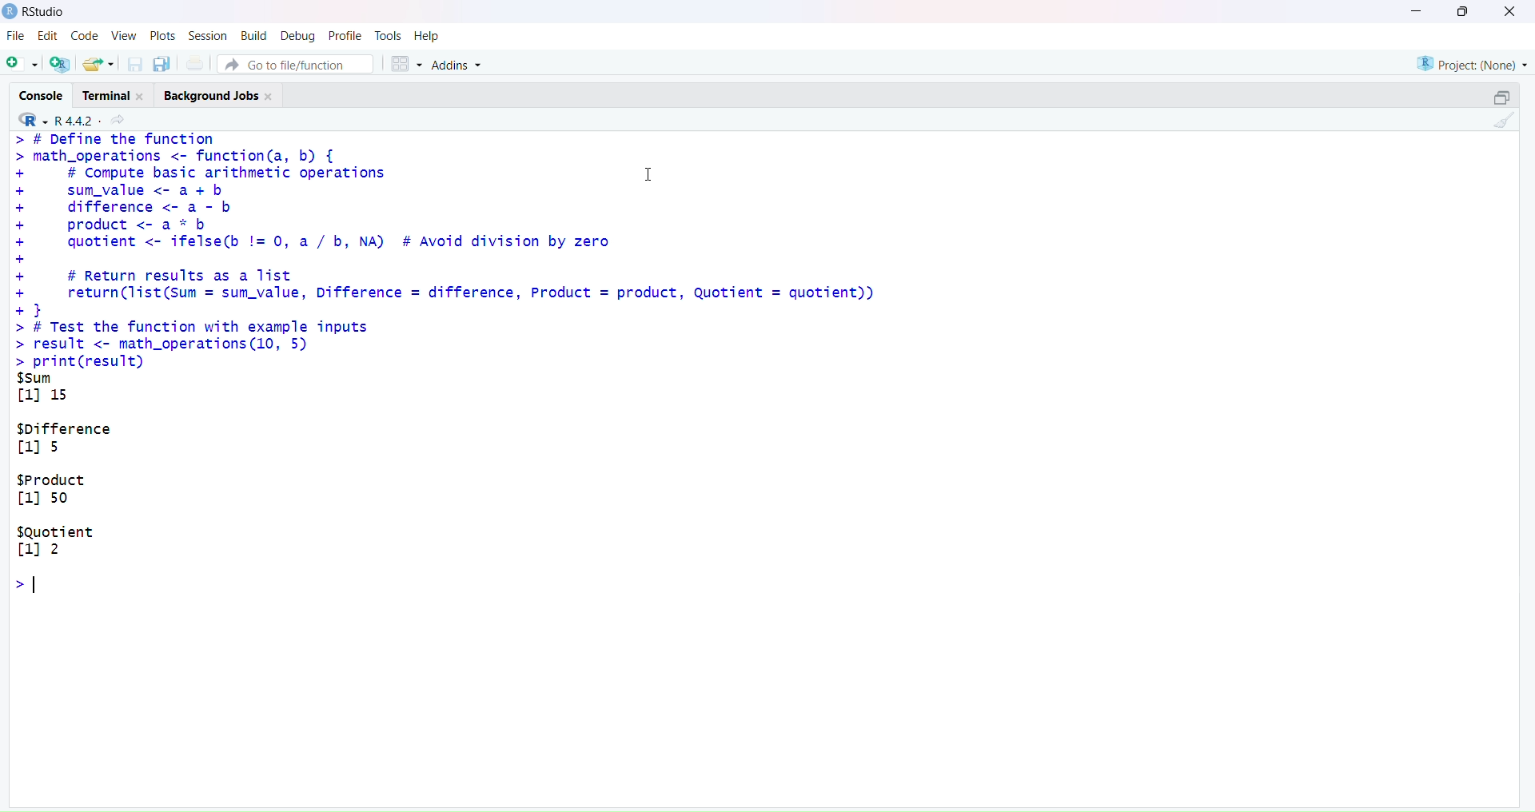 The image size is (1535, 812). Describe the element at coordinates (36, 12) in the screenshot. I see `RStudio` at that location.